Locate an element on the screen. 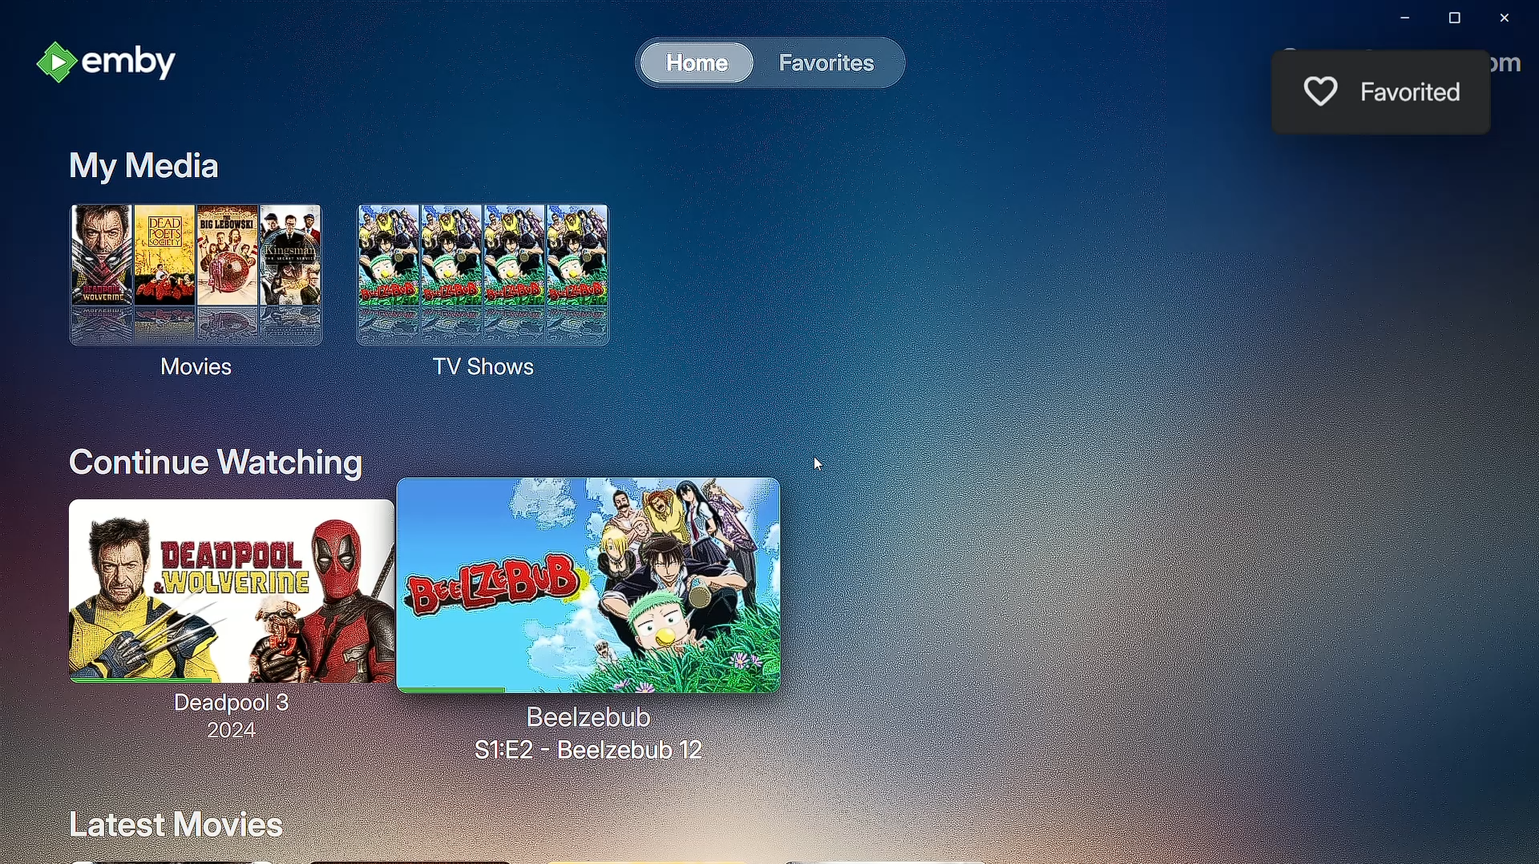 The height and width of the screenshot is (864, 1539). S1:E2 - beelzebub 12 is located at coordinates (584, 734).